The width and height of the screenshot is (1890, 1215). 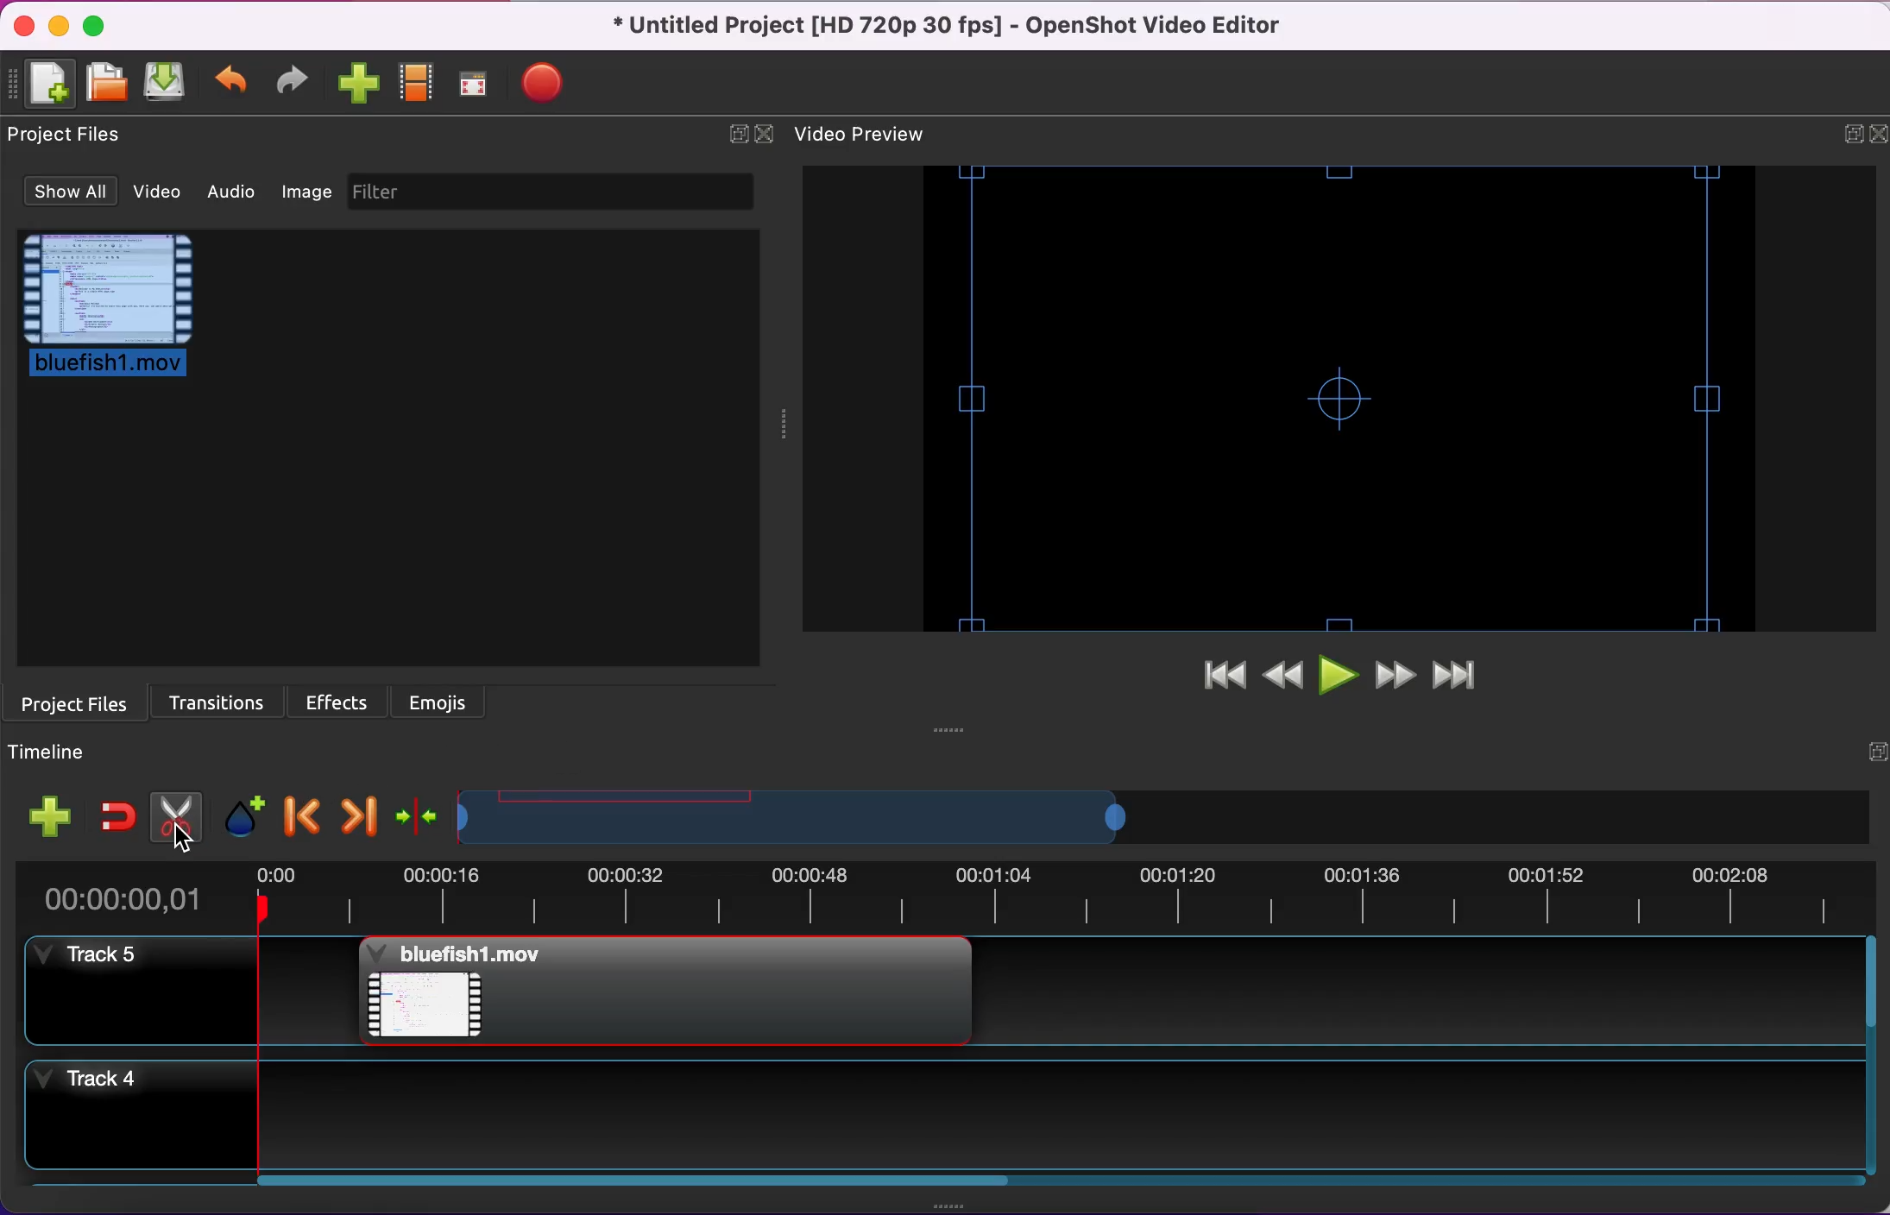 I want to click on center the timeline, so click(x=413, y=816).